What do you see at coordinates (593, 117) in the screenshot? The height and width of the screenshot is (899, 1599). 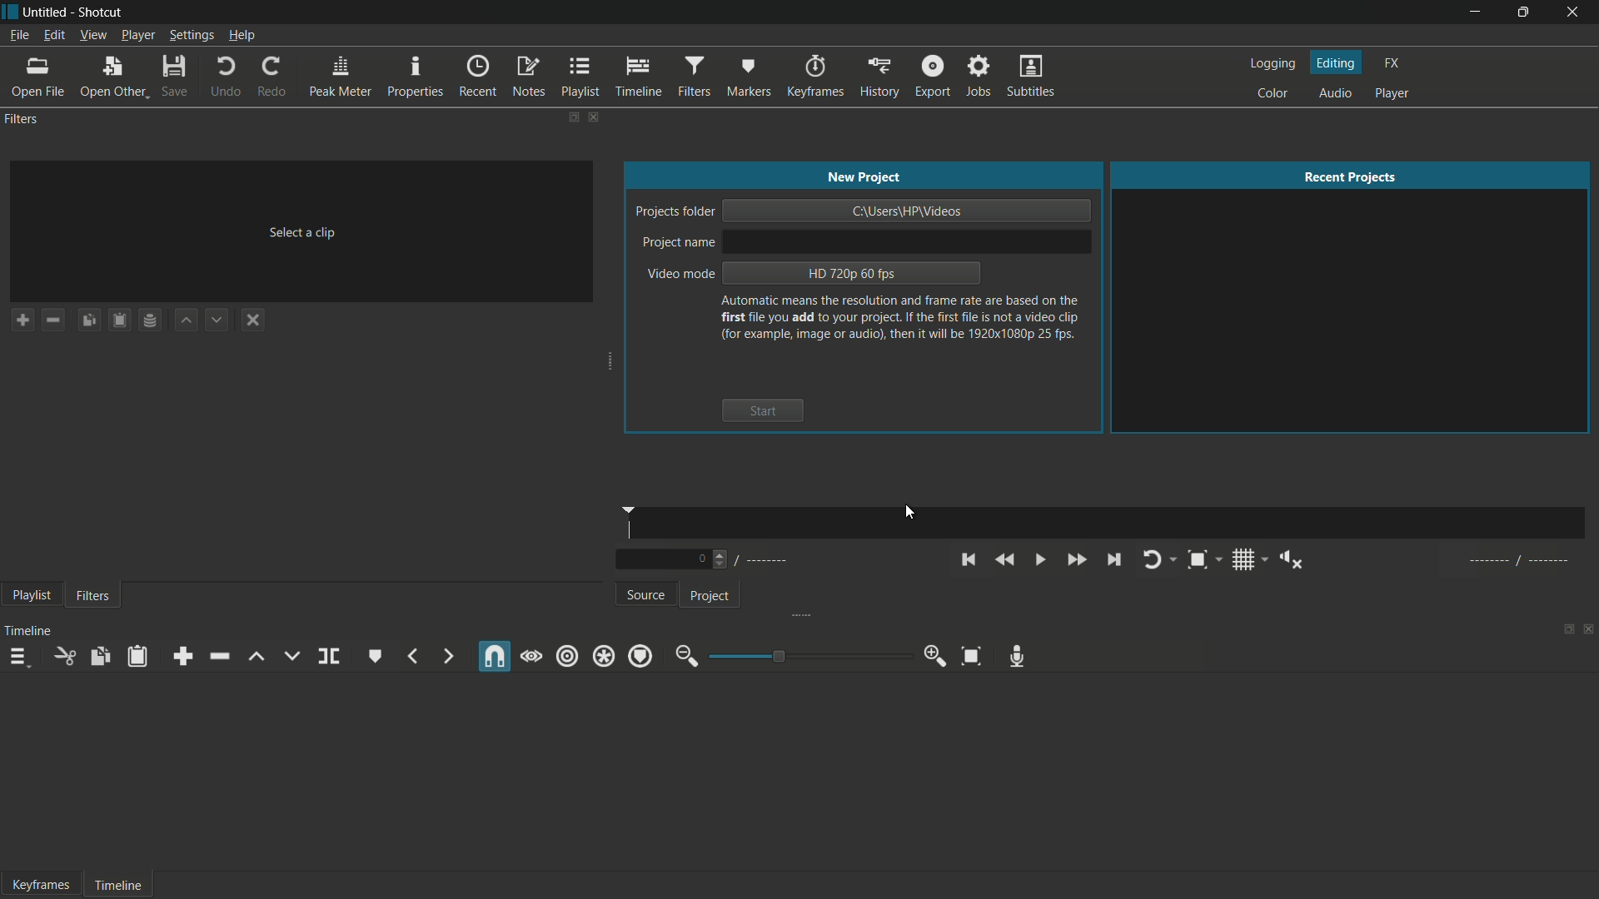 I see `close filters` at bounding box center [593, 117].